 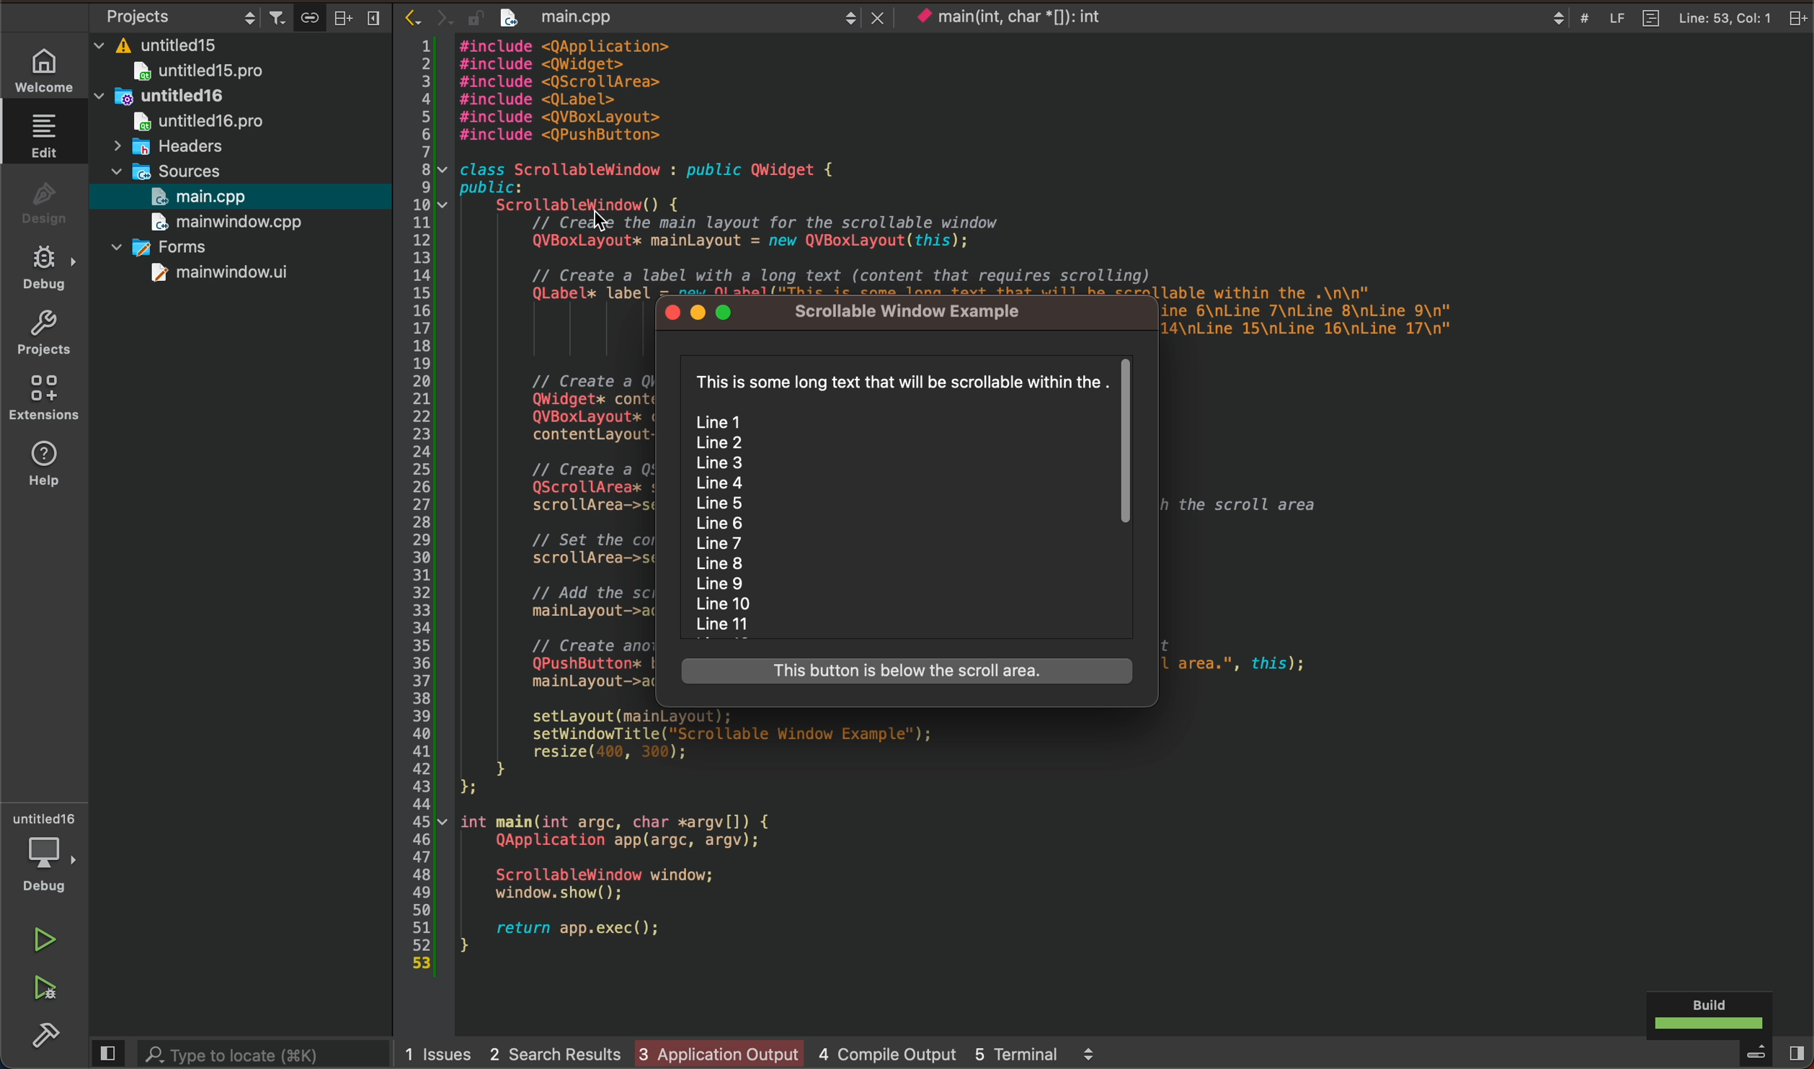 I want to click on after save, so click(x=642, y=15).